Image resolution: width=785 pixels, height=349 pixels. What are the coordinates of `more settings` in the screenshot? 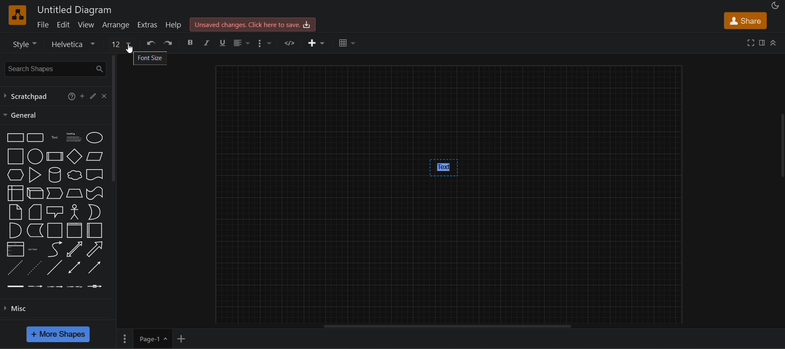 It's located at (124, 339).